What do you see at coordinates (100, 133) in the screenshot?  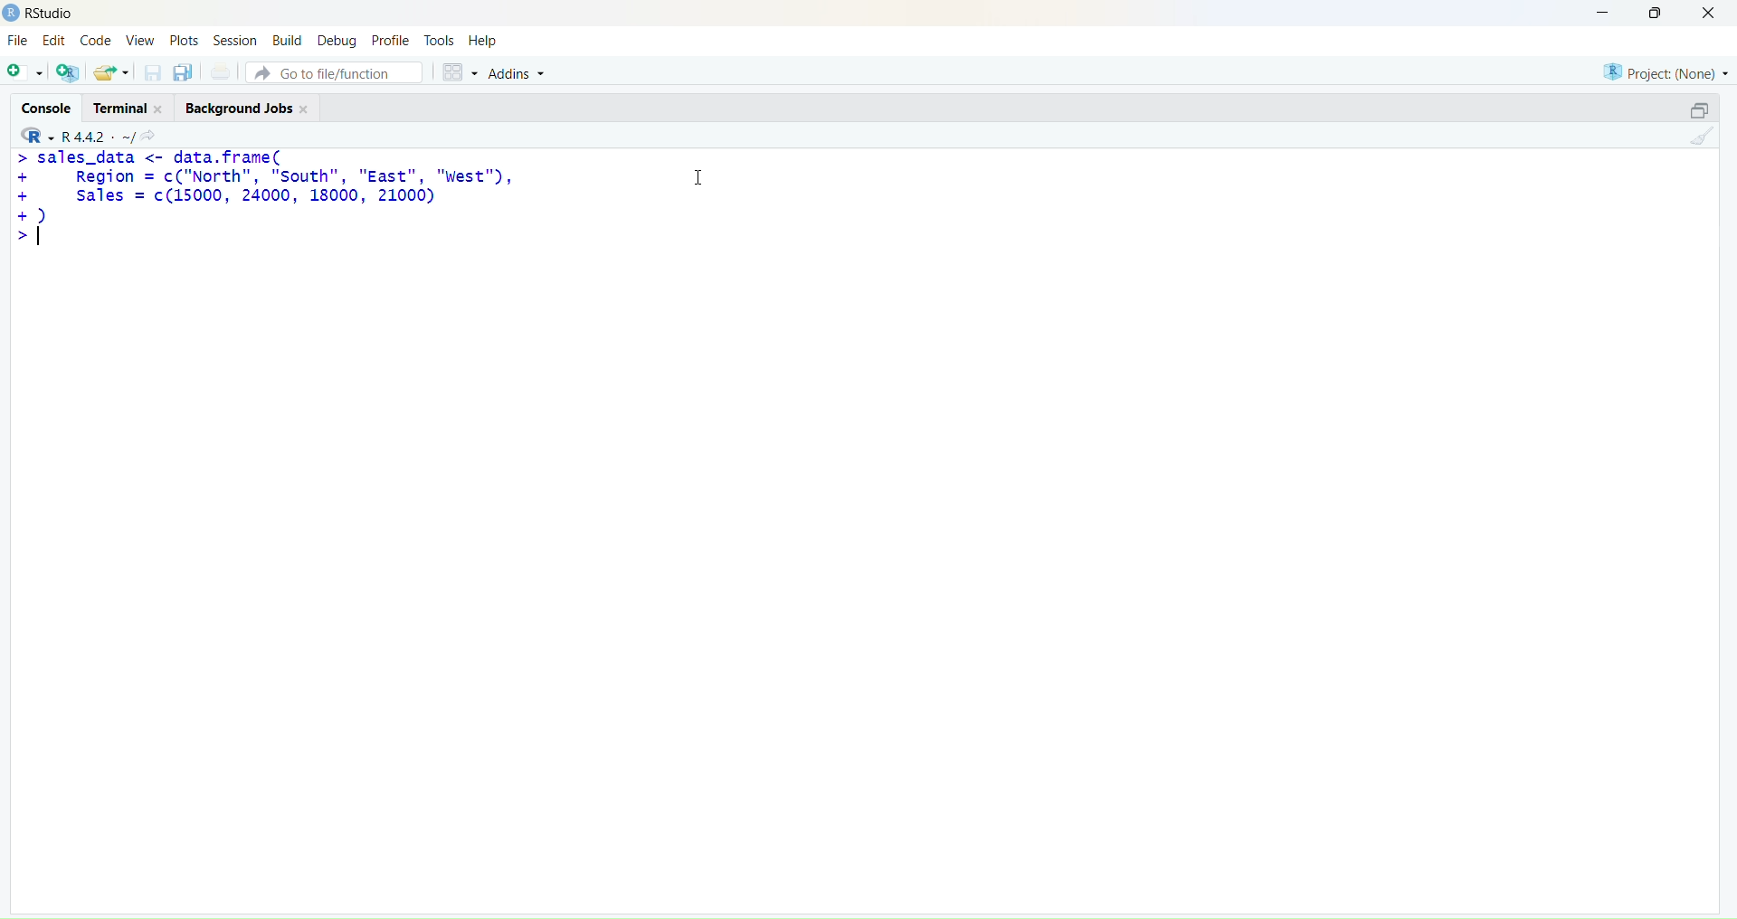 I see `- R442 - ~/` at bounding box center [100, 133].